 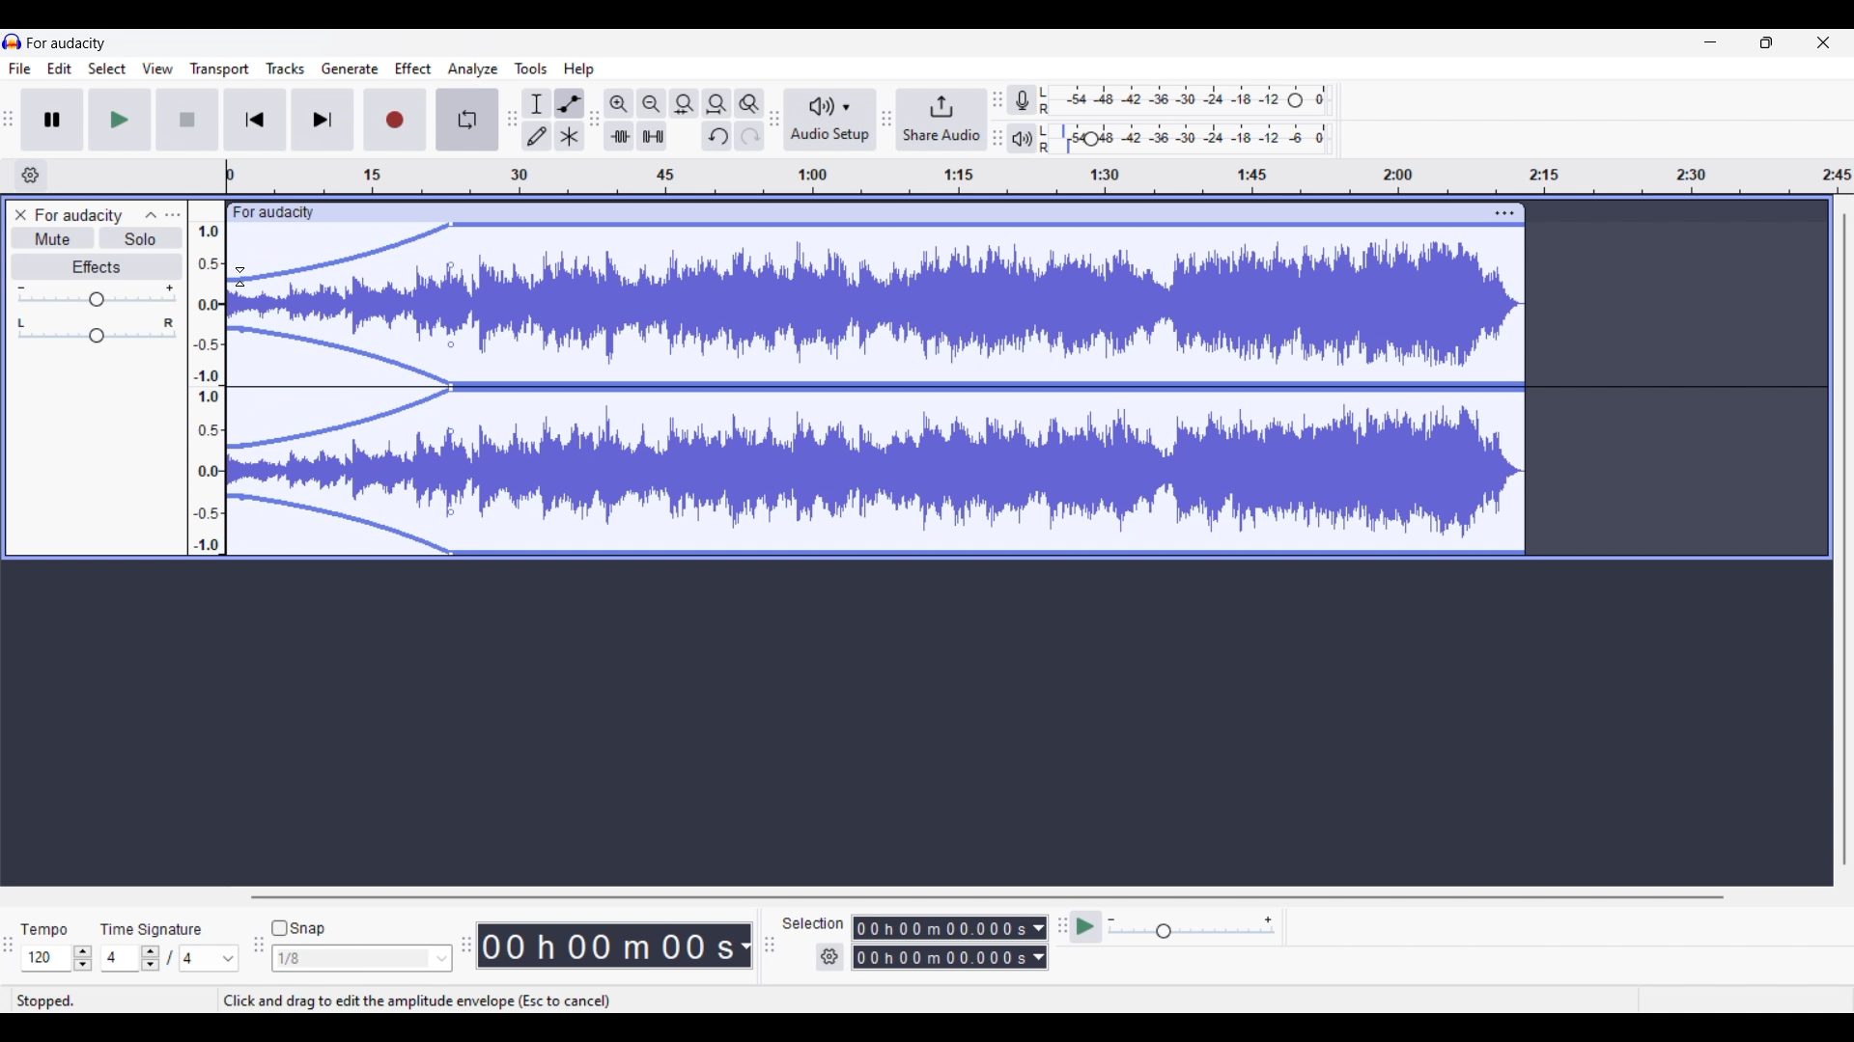 What do you see at coordinates (571, 104) in the screenshot?
I see `Envelop tool` at bounding box center [571, 104].